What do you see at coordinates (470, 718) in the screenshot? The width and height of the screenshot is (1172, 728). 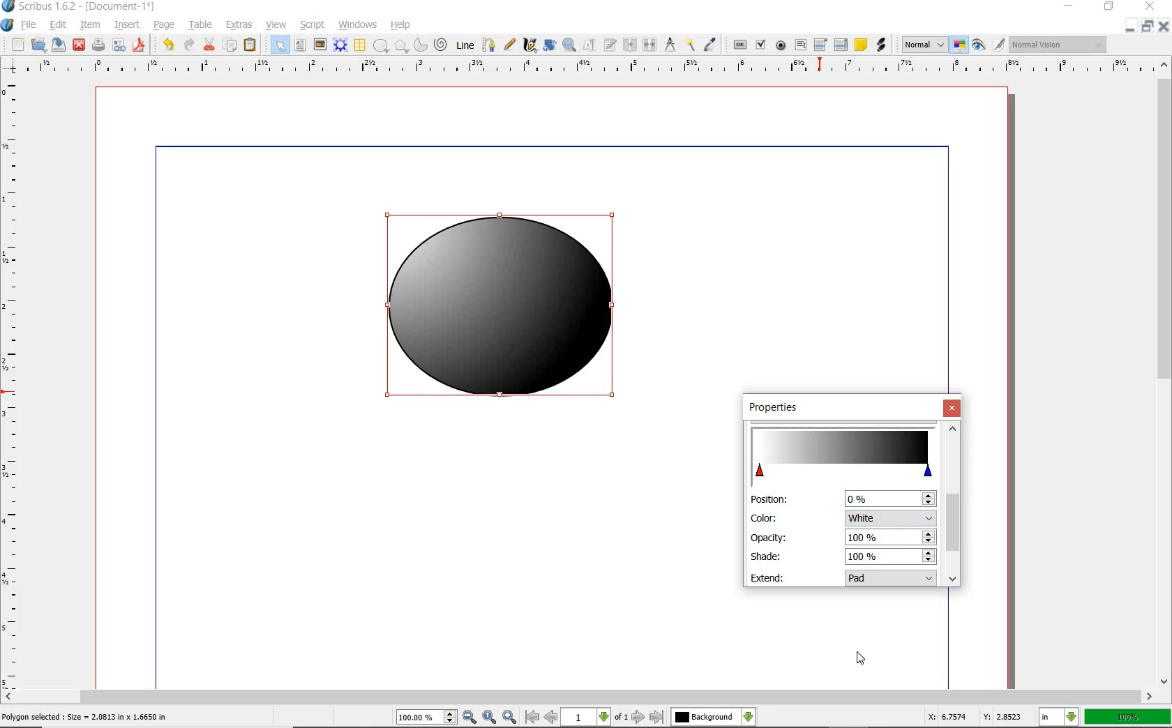 I see `zoom in` at bounding box center [470, 718].